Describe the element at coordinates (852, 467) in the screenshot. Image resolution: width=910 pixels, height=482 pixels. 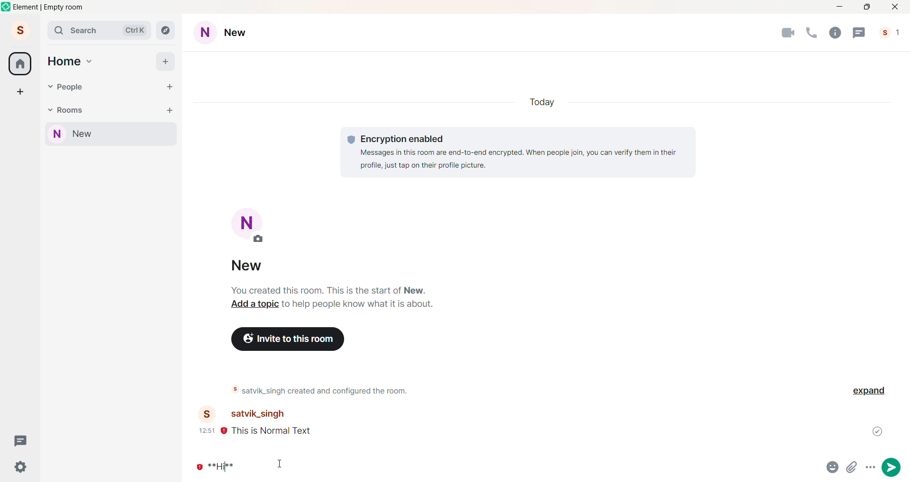
I see `attachments` at that location.